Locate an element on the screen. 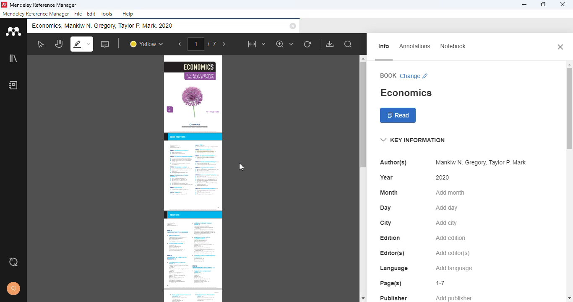 This screenshot has width=573, height=302. select is located at coordinates (40, 44).